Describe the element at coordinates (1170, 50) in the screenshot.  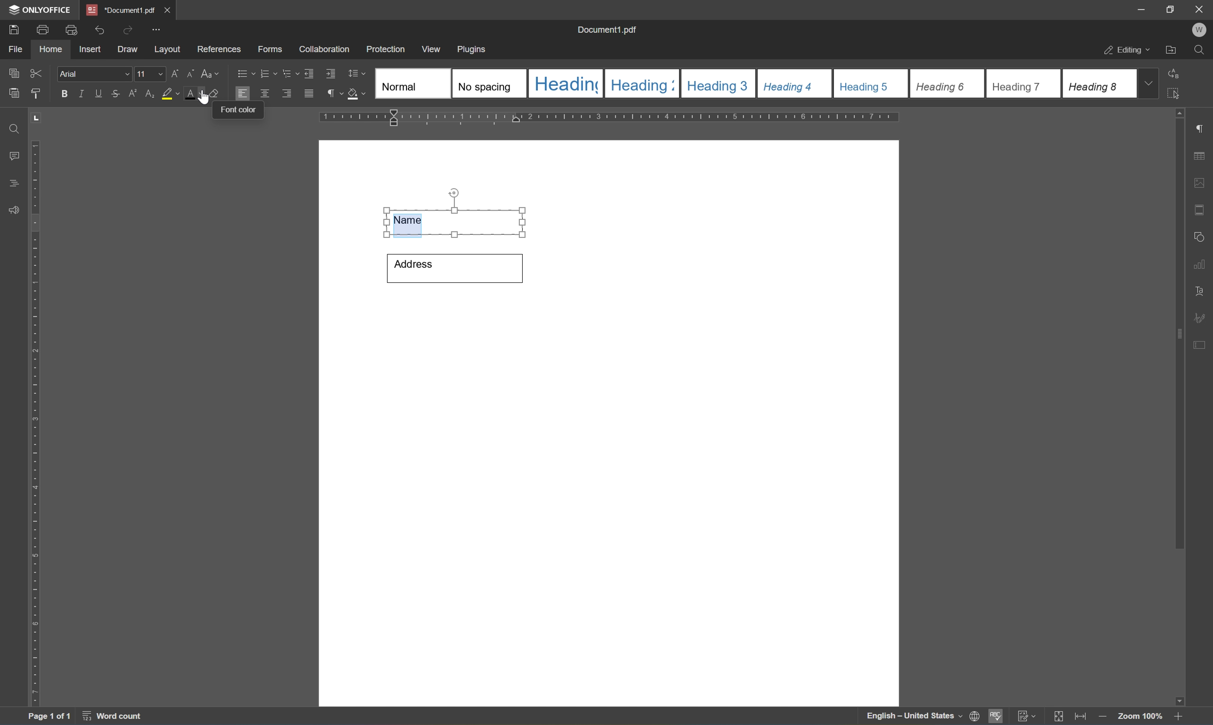
I see `open file location` at that location.